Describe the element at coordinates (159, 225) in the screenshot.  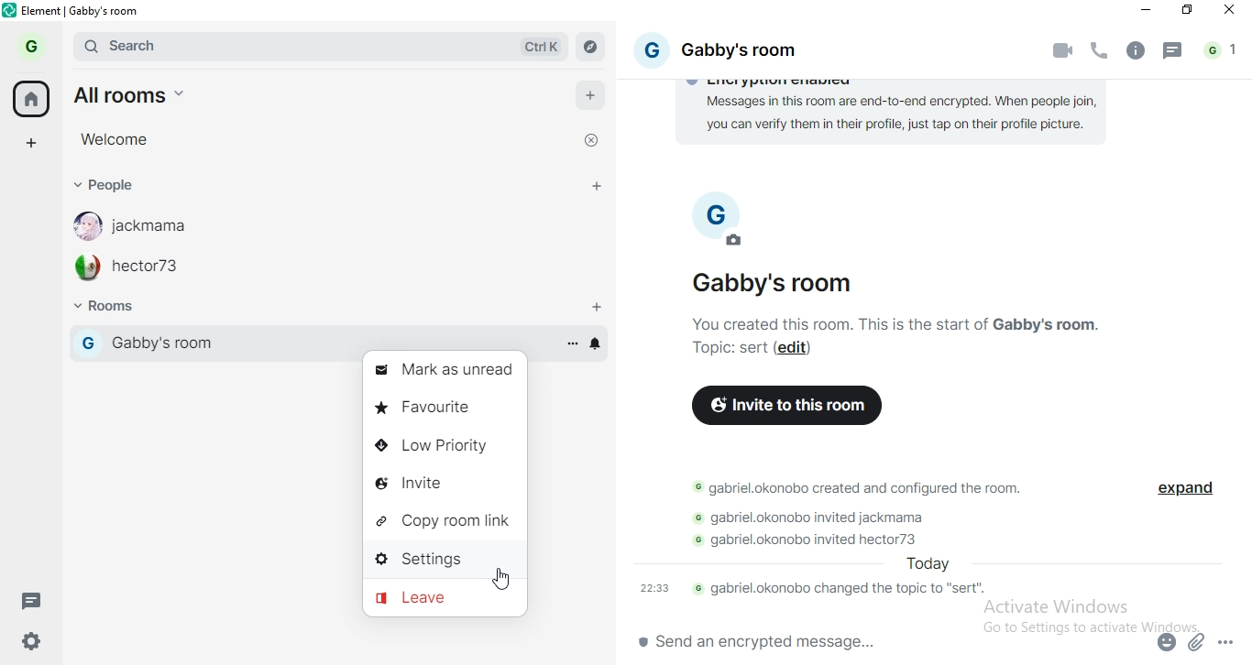
I see `jackmama` at that location.